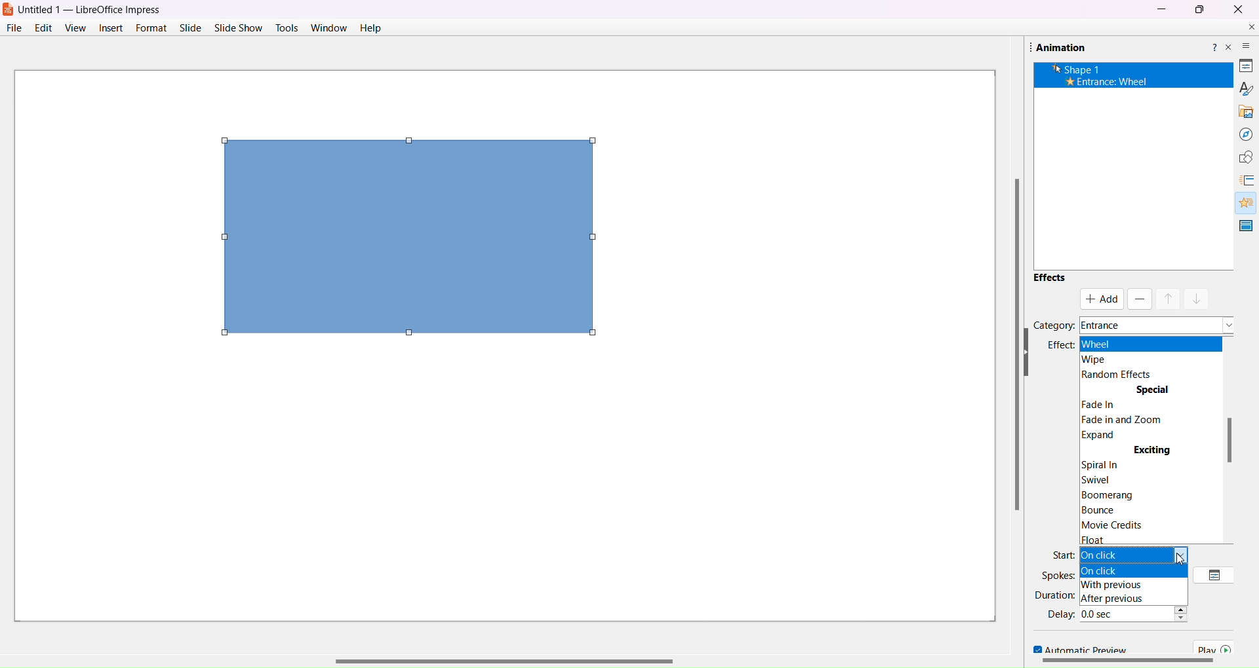  Describe the element at coordinates (1188, 616) in the screenshot. I see `Time Increase/Decrease` at that location.